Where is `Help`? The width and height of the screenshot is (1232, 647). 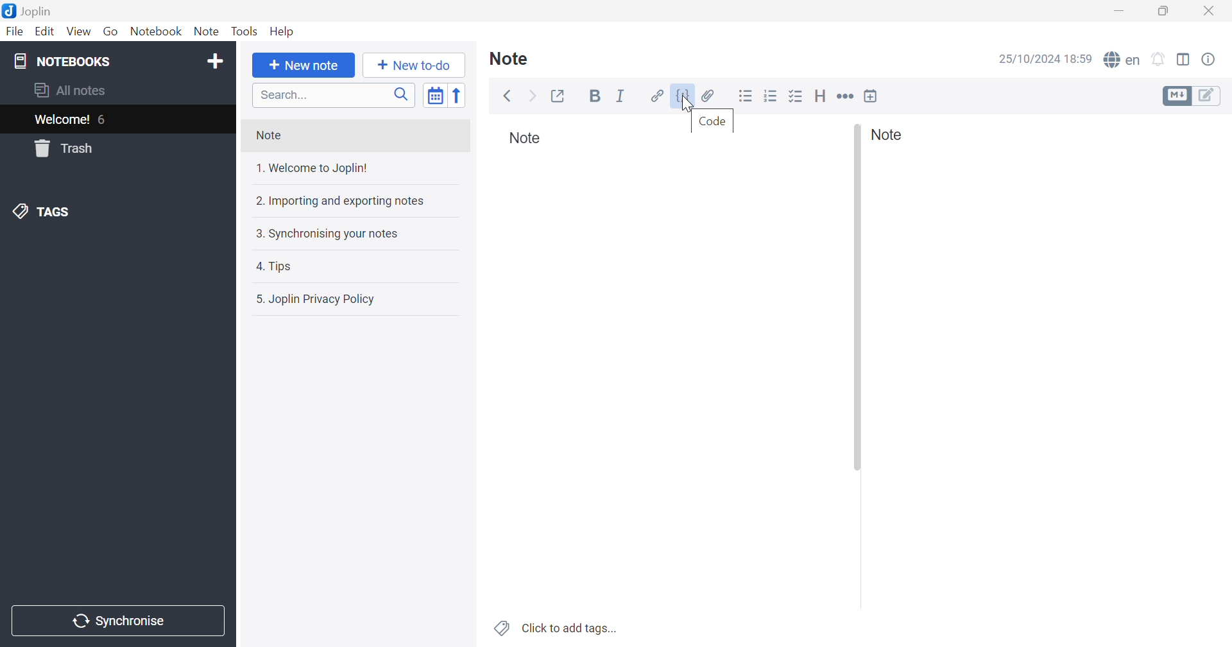
Help is located at coordinates (288, 32).